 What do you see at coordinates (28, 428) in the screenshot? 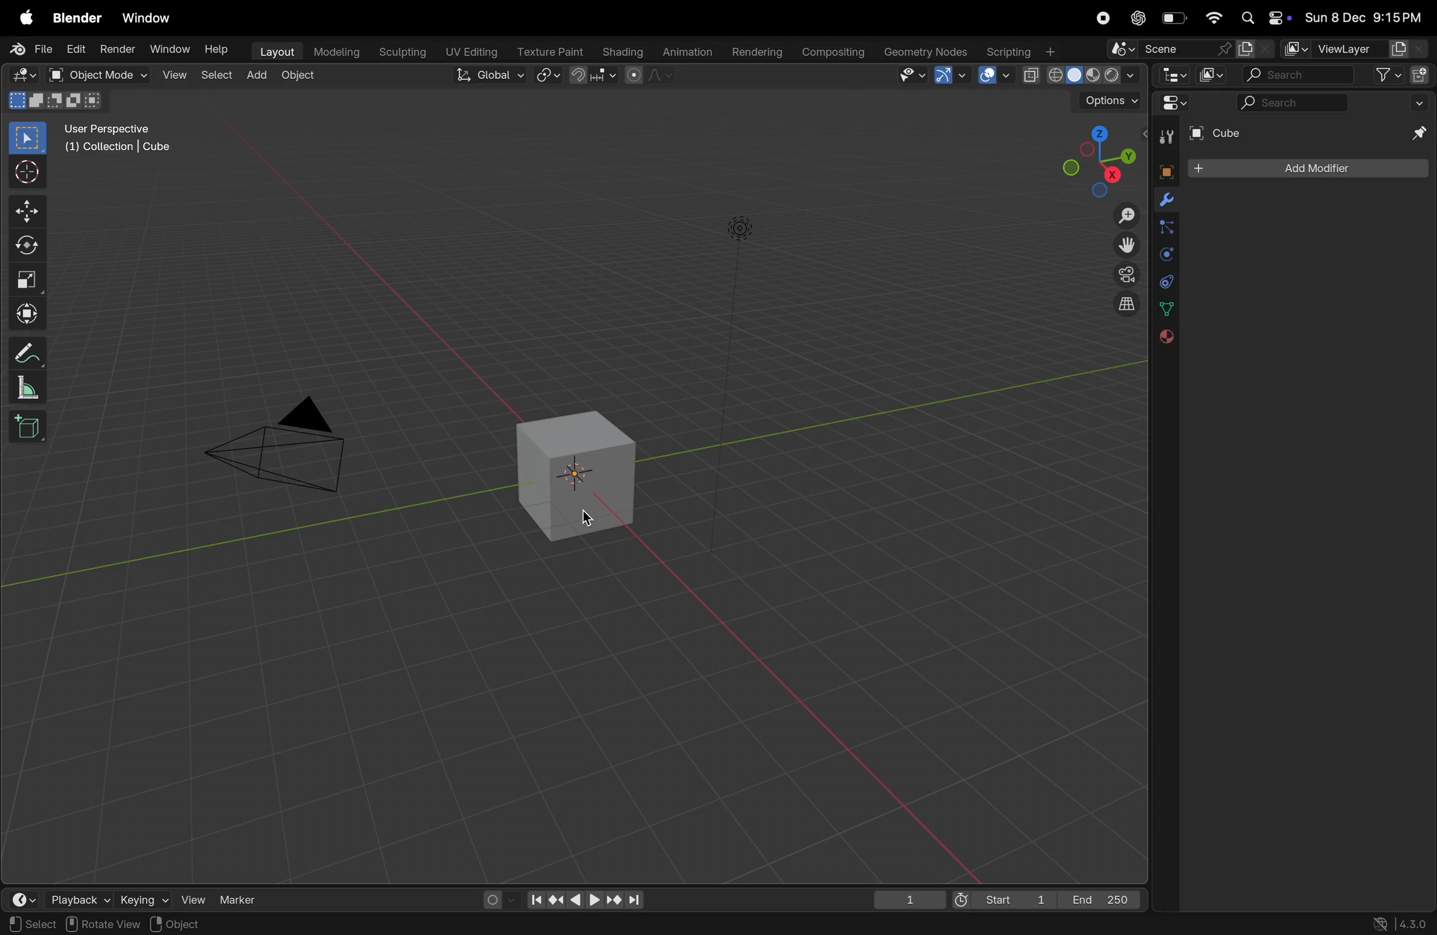
I see `add cube` at bounding box center [28, 428].